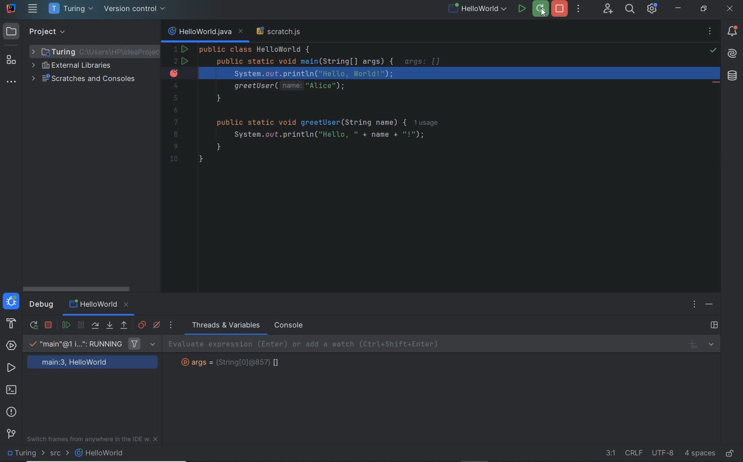  What do you see at coordinates (289, 325) in the screenshot?
I see `console` at bounding box center [289, 325].